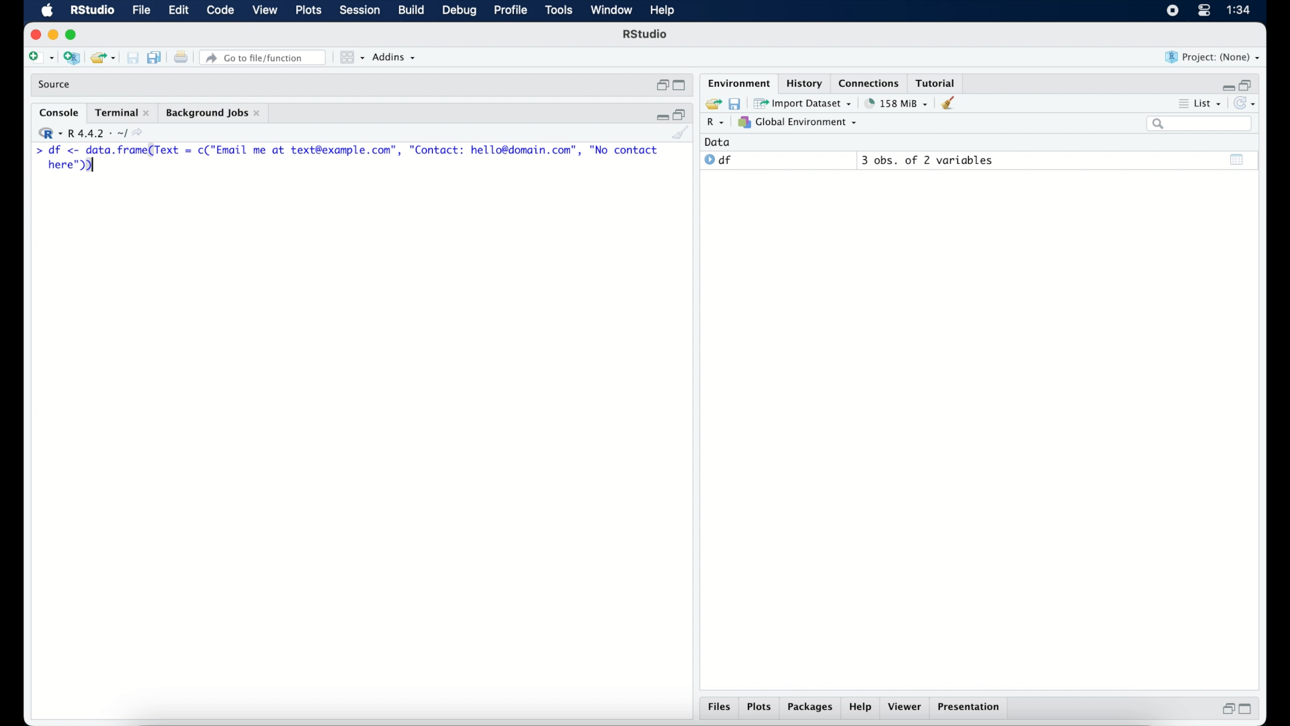 This screenshot has width=1290, height=726. I want to click on help, so click(861, 708).